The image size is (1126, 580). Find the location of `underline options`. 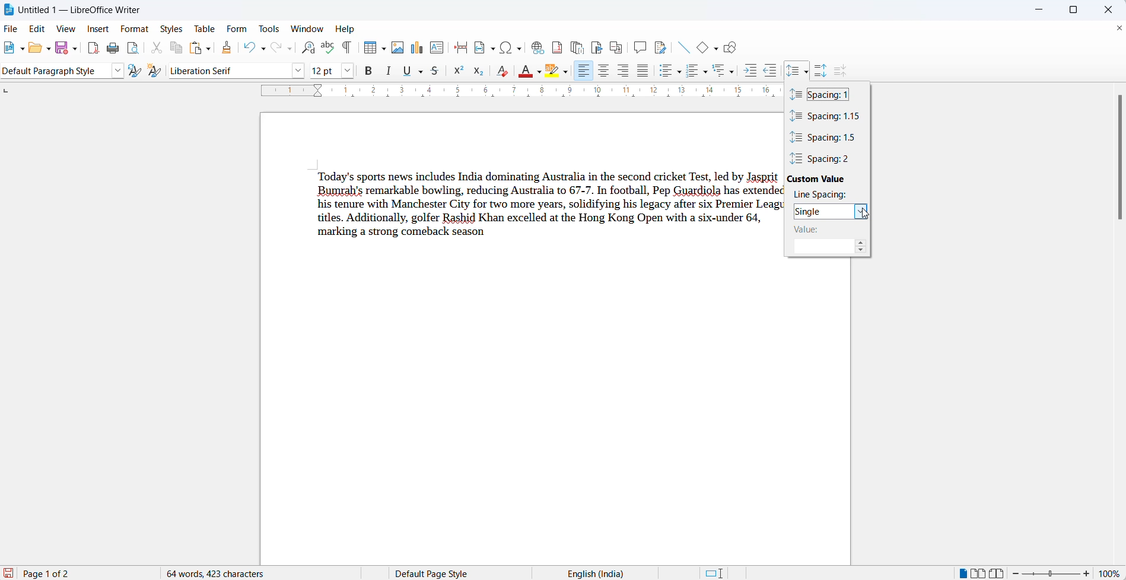

underline options is located at coordinates (421, 72).